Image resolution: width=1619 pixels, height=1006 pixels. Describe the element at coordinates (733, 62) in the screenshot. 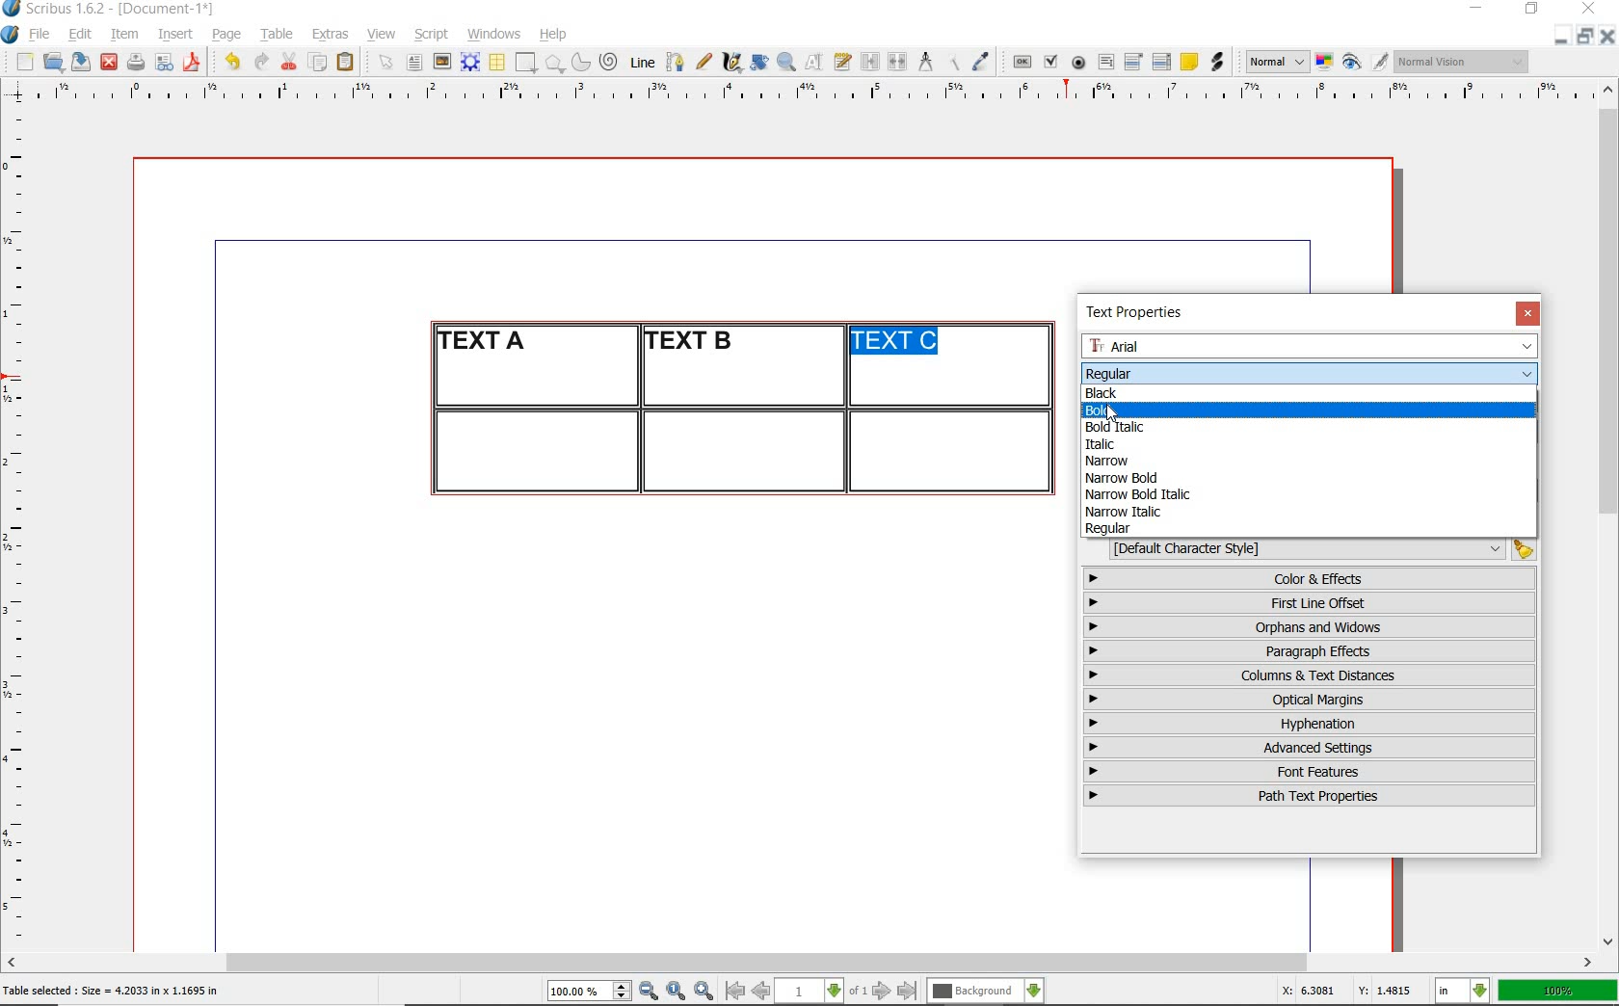

I see `calligraphic line` at that location.